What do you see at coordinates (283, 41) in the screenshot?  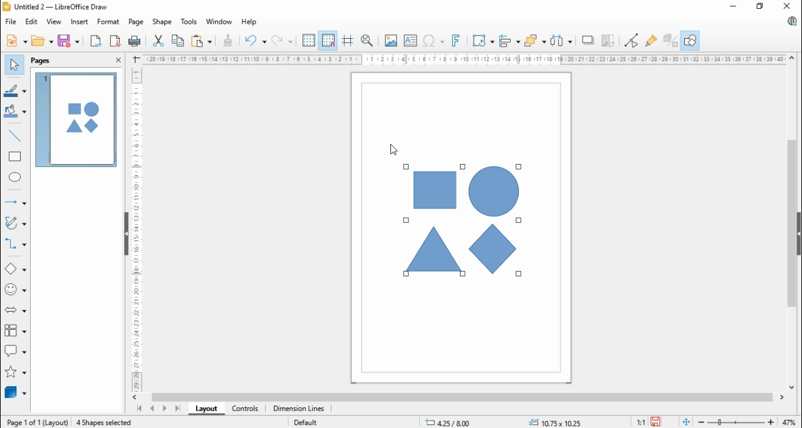 I see `redo` at bounding box center [283, 41].